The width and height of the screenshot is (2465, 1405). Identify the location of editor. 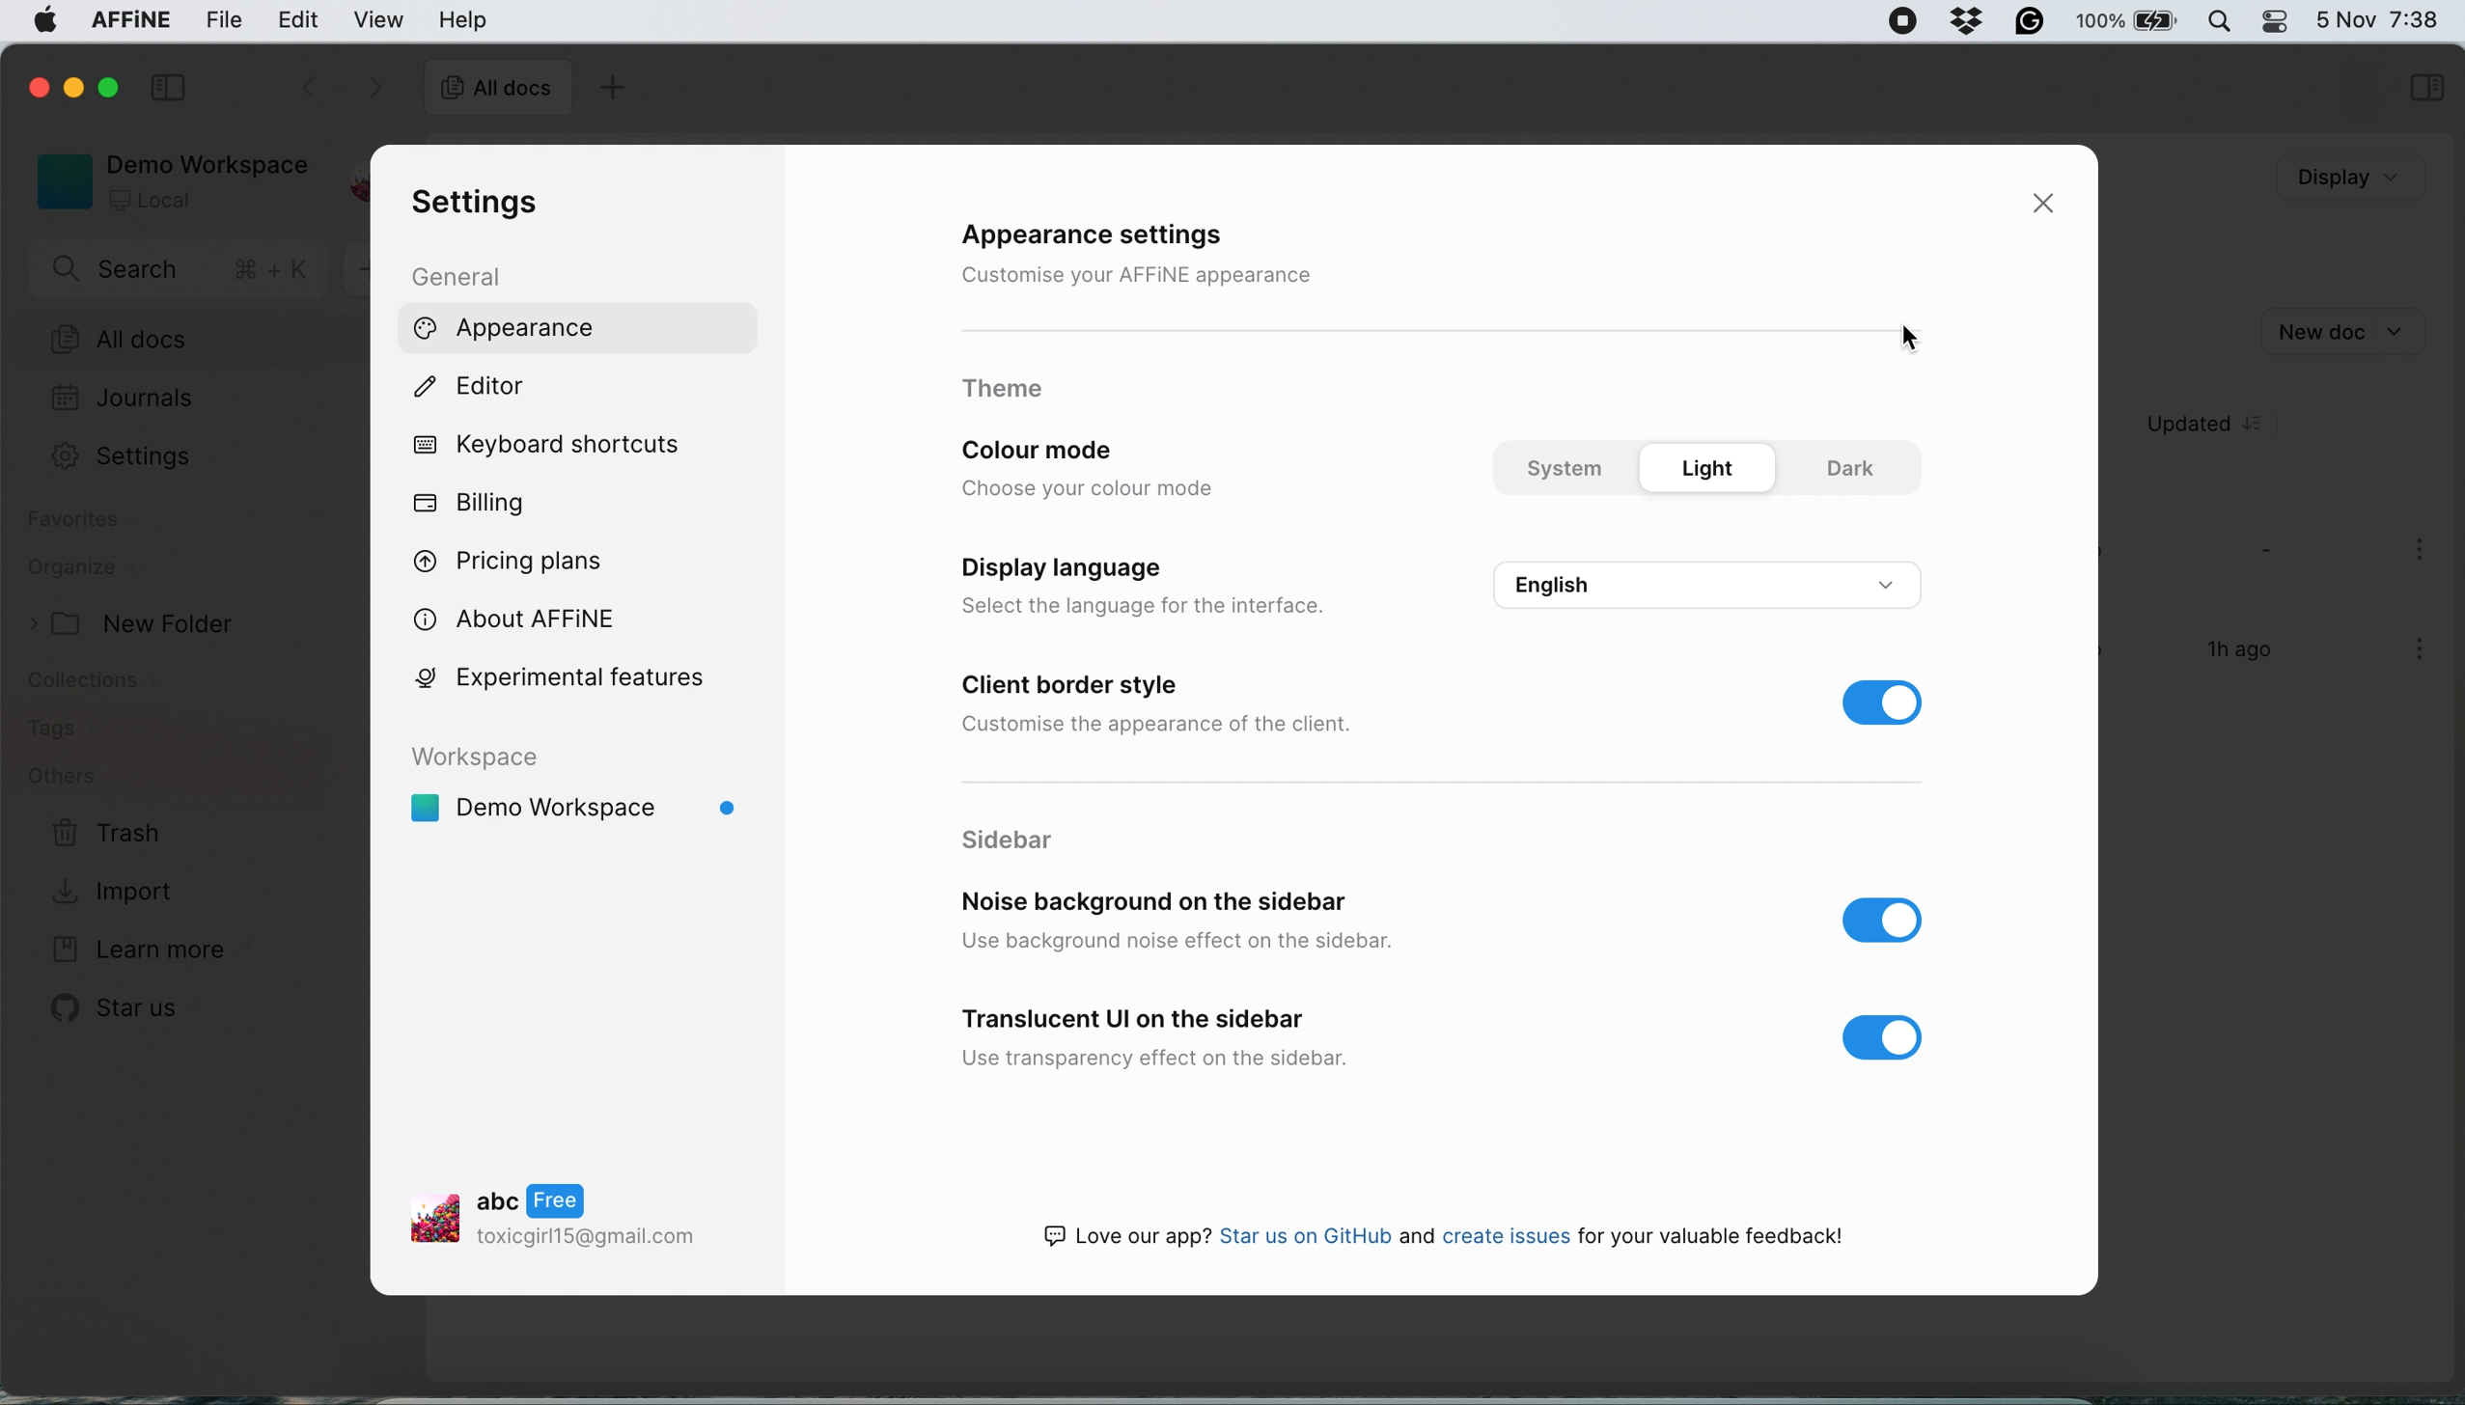
(480, 392).